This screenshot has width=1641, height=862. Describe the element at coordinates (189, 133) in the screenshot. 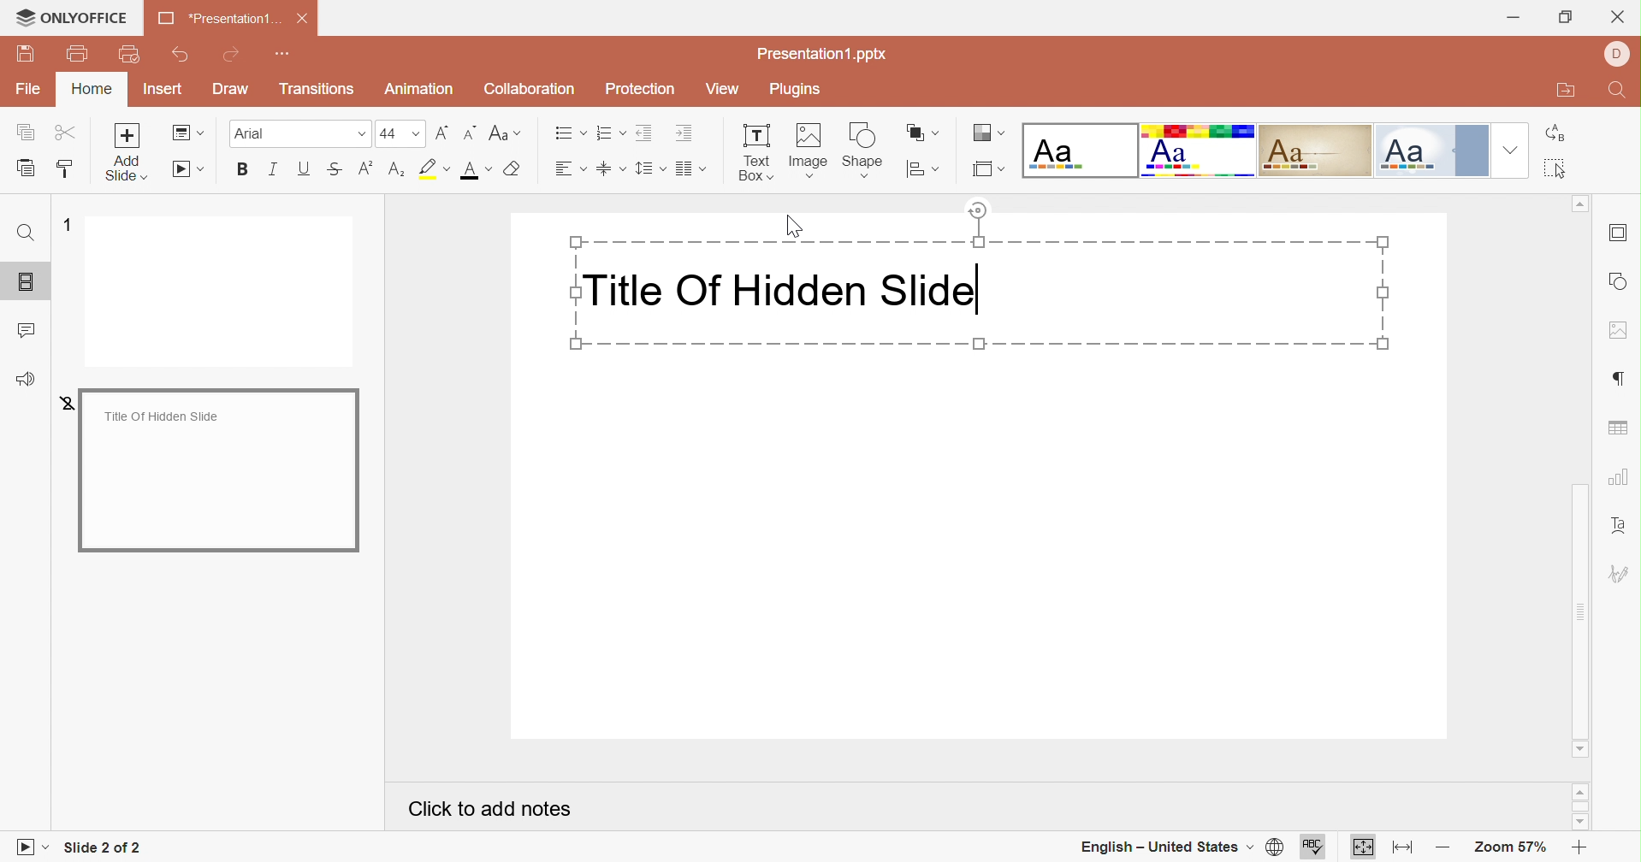

I see `Change slide layout` at that location.